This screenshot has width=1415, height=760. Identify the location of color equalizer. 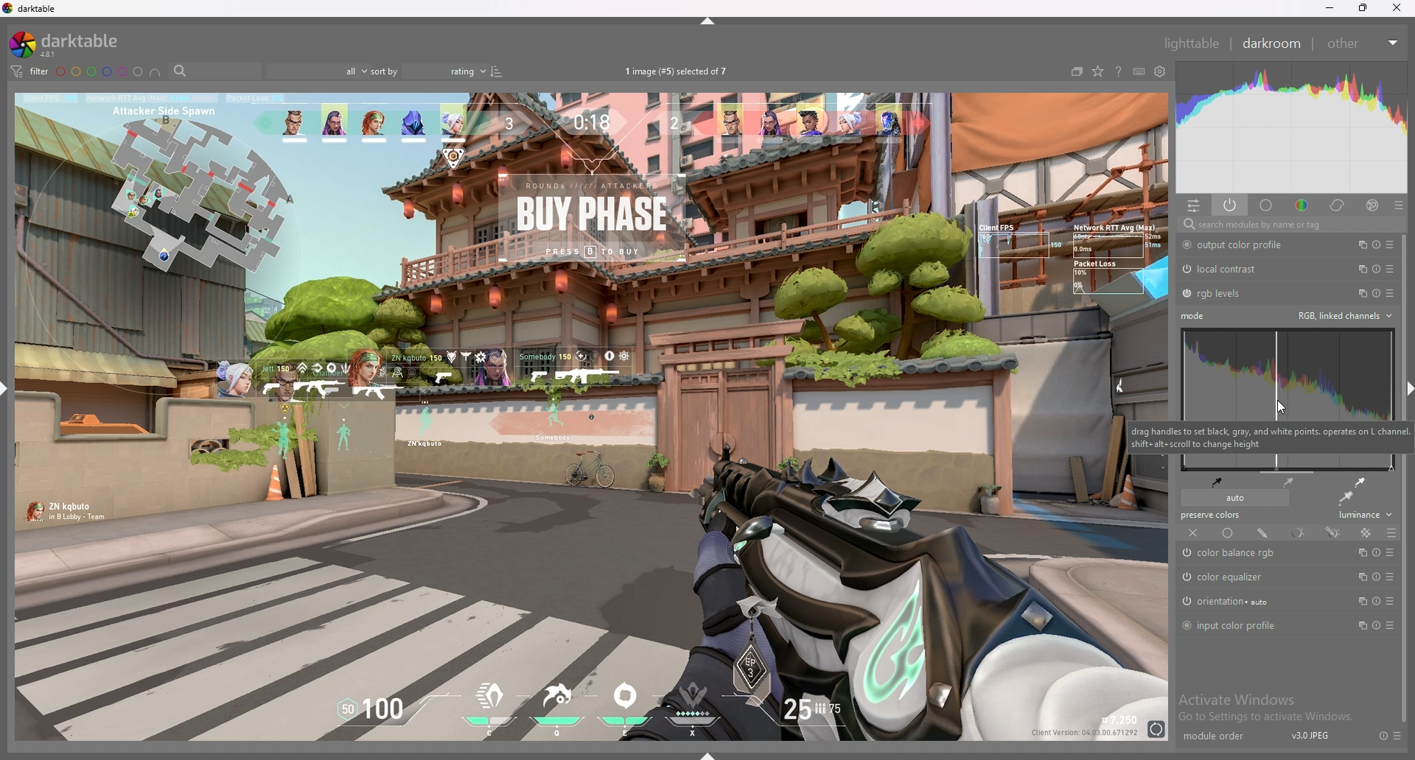
(1231, 578).